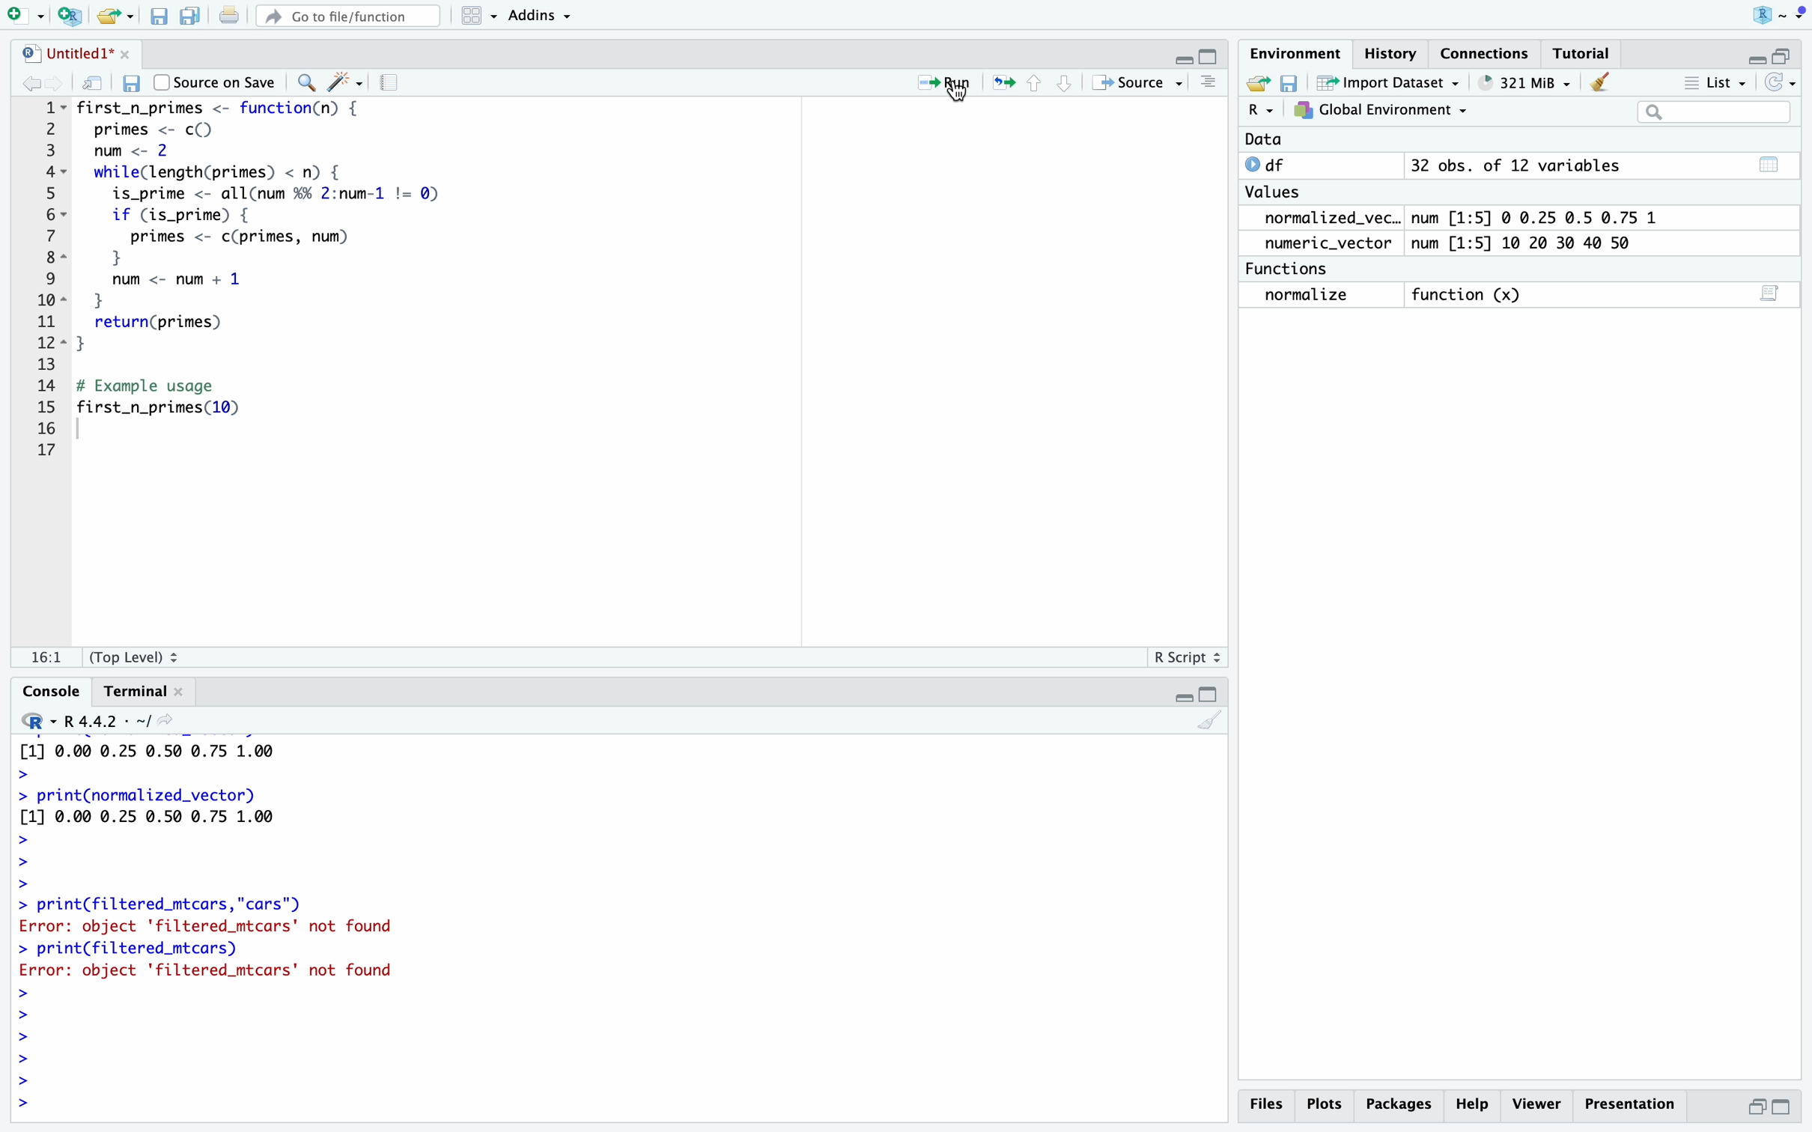 The image size is (1812, 1132). I want to click on R Script 2, so click(1186, 654).